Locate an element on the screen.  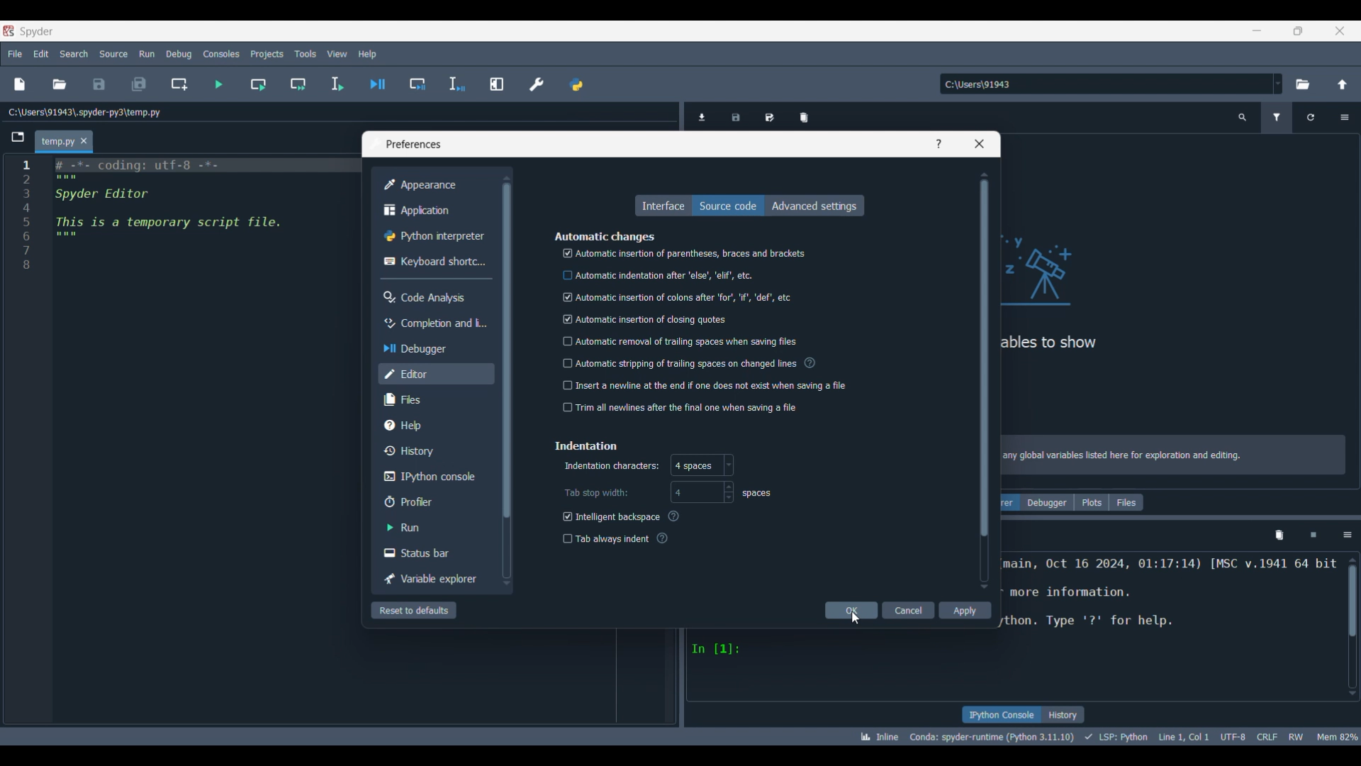
Remove all variables from namespace is located at coordinates (1279, 535).